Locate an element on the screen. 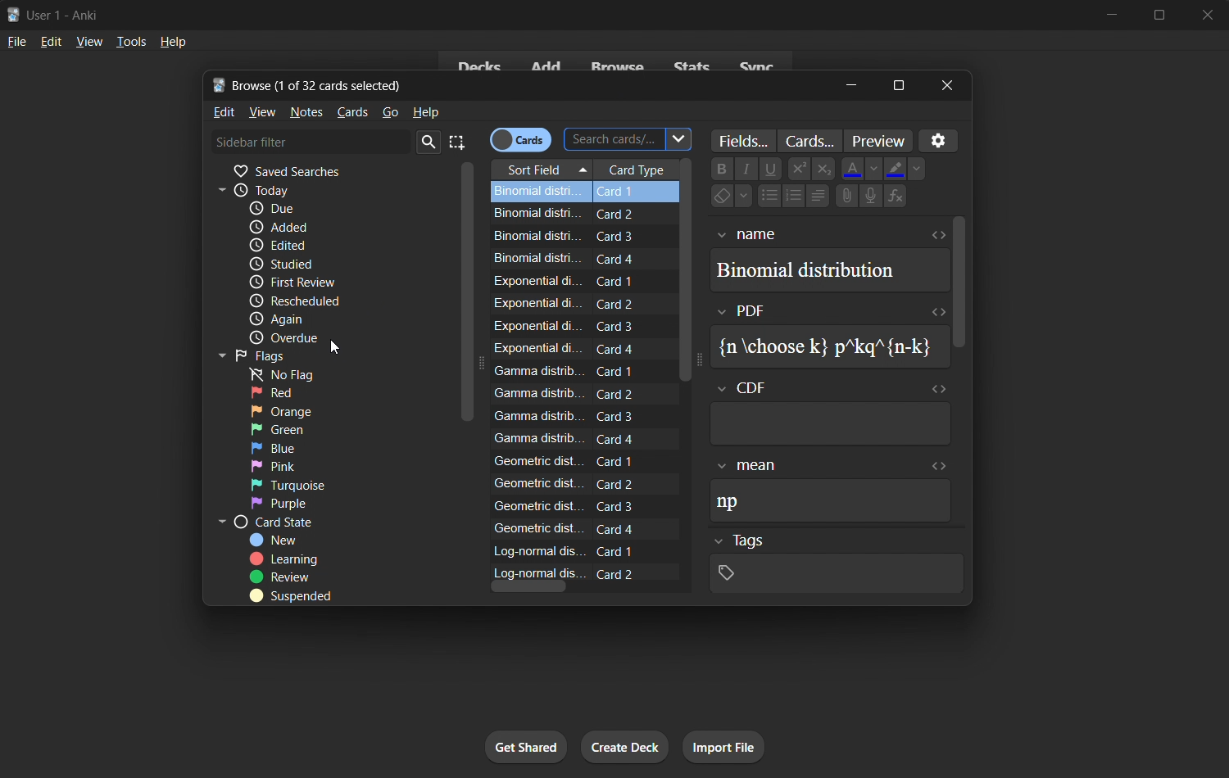  new is located at coordinates (284, 541).